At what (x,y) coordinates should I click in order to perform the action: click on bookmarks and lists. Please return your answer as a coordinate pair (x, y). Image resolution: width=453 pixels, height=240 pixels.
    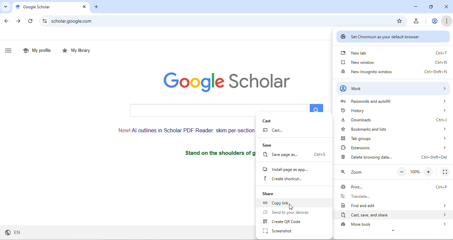
    Looking at the image, I should click on (396, 129).